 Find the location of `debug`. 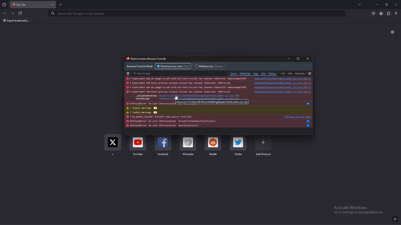

debug is located at coordinates (272, 74).